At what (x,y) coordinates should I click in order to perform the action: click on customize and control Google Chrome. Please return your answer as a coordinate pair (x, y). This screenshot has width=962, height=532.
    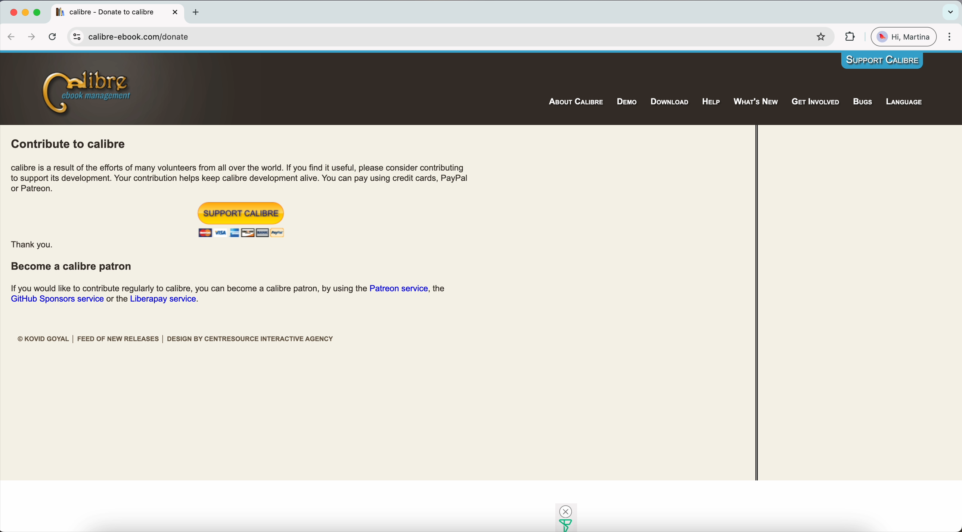
    Looking at the image, I should click on (950, 36).